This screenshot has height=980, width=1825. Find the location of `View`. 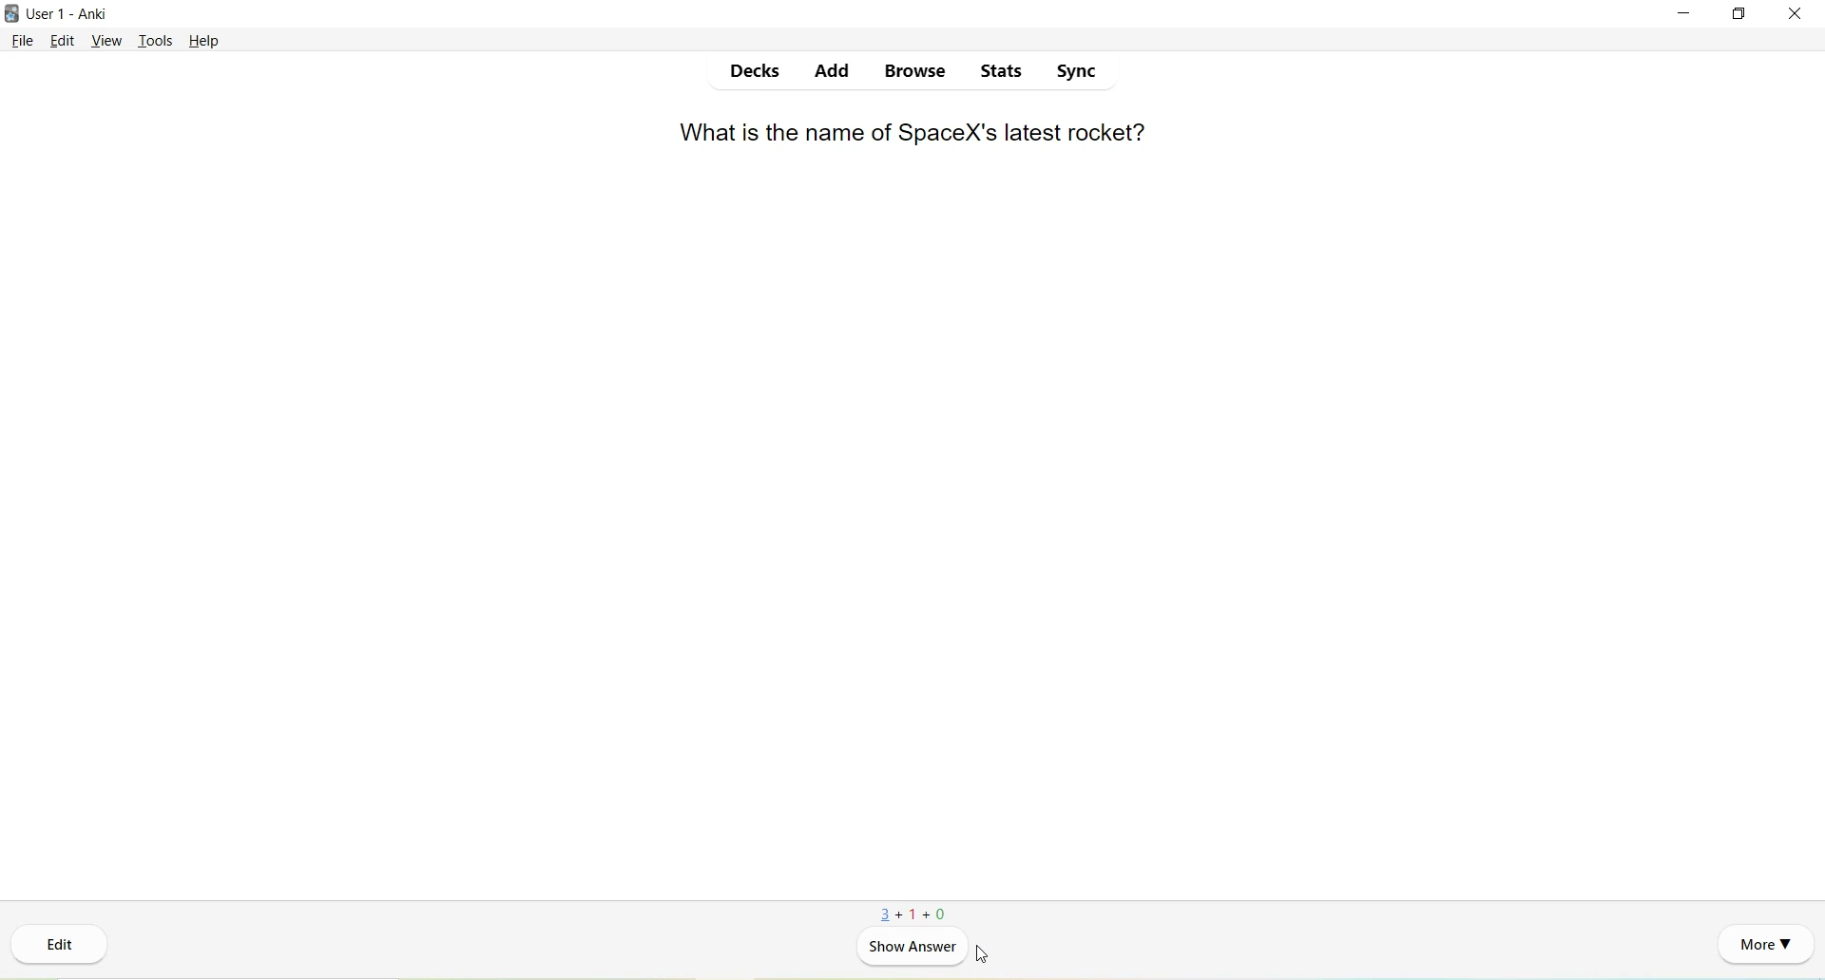

View is located at coordinates (107, 40).